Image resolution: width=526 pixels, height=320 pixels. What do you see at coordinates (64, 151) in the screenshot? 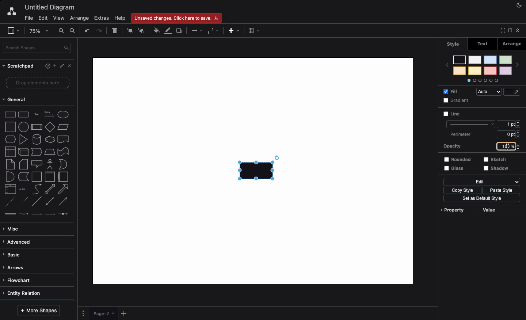
I see `tape` at bounding box center [64, 151].